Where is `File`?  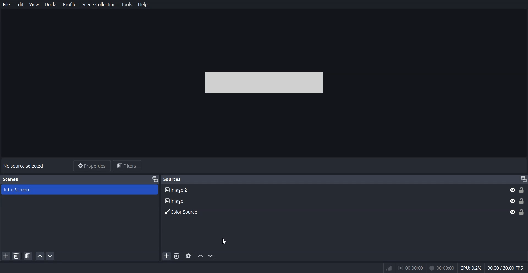
File is located at coordinates (7, 4).